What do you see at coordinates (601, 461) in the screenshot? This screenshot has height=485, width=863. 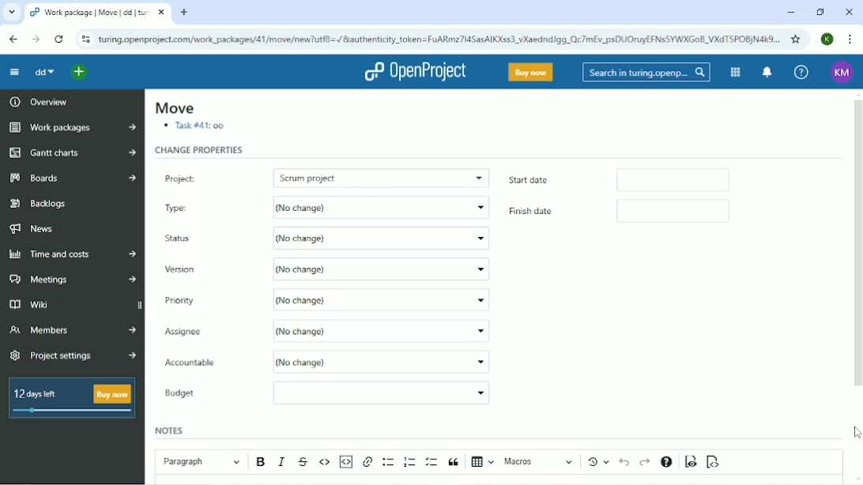 I see `Show local modifications` at bounding box center [601, 461].